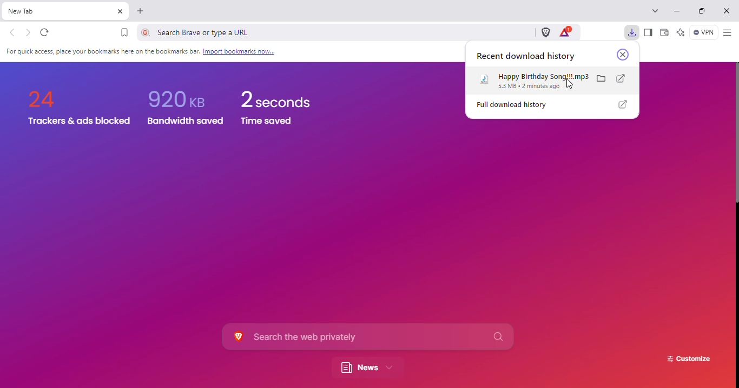 This screenshot has width=739, height=388. I want to click on new tab, so click(141, 11).